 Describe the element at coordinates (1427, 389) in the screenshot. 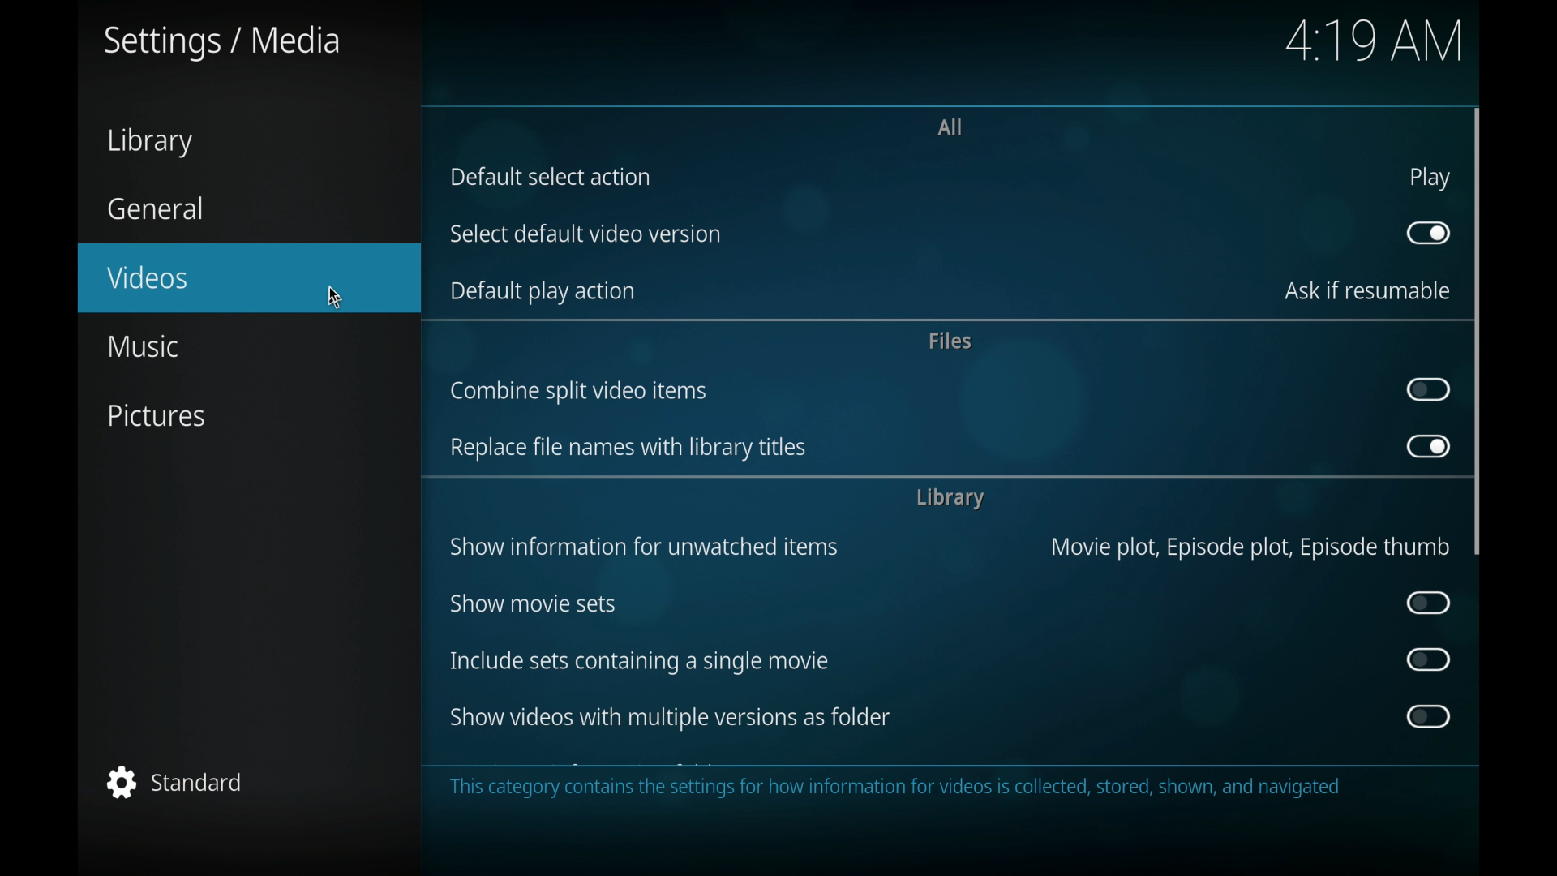

I see `toggle button` at that location.